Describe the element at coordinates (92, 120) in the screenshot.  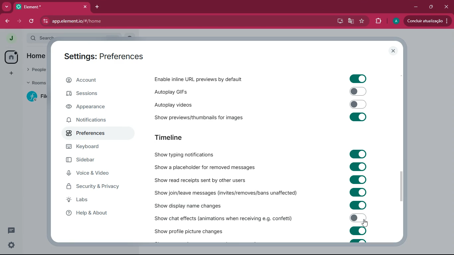
I see `notifications` at that location.